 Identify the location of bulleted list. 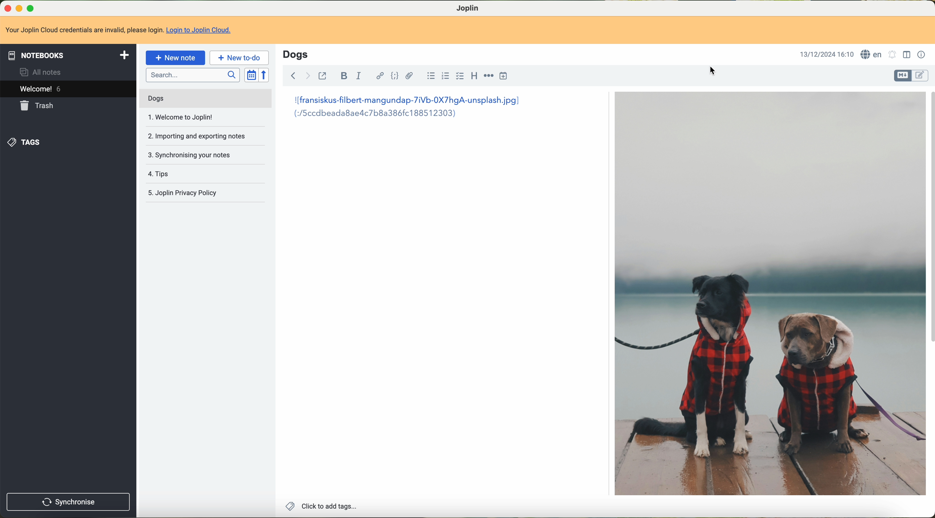
(429, 77).